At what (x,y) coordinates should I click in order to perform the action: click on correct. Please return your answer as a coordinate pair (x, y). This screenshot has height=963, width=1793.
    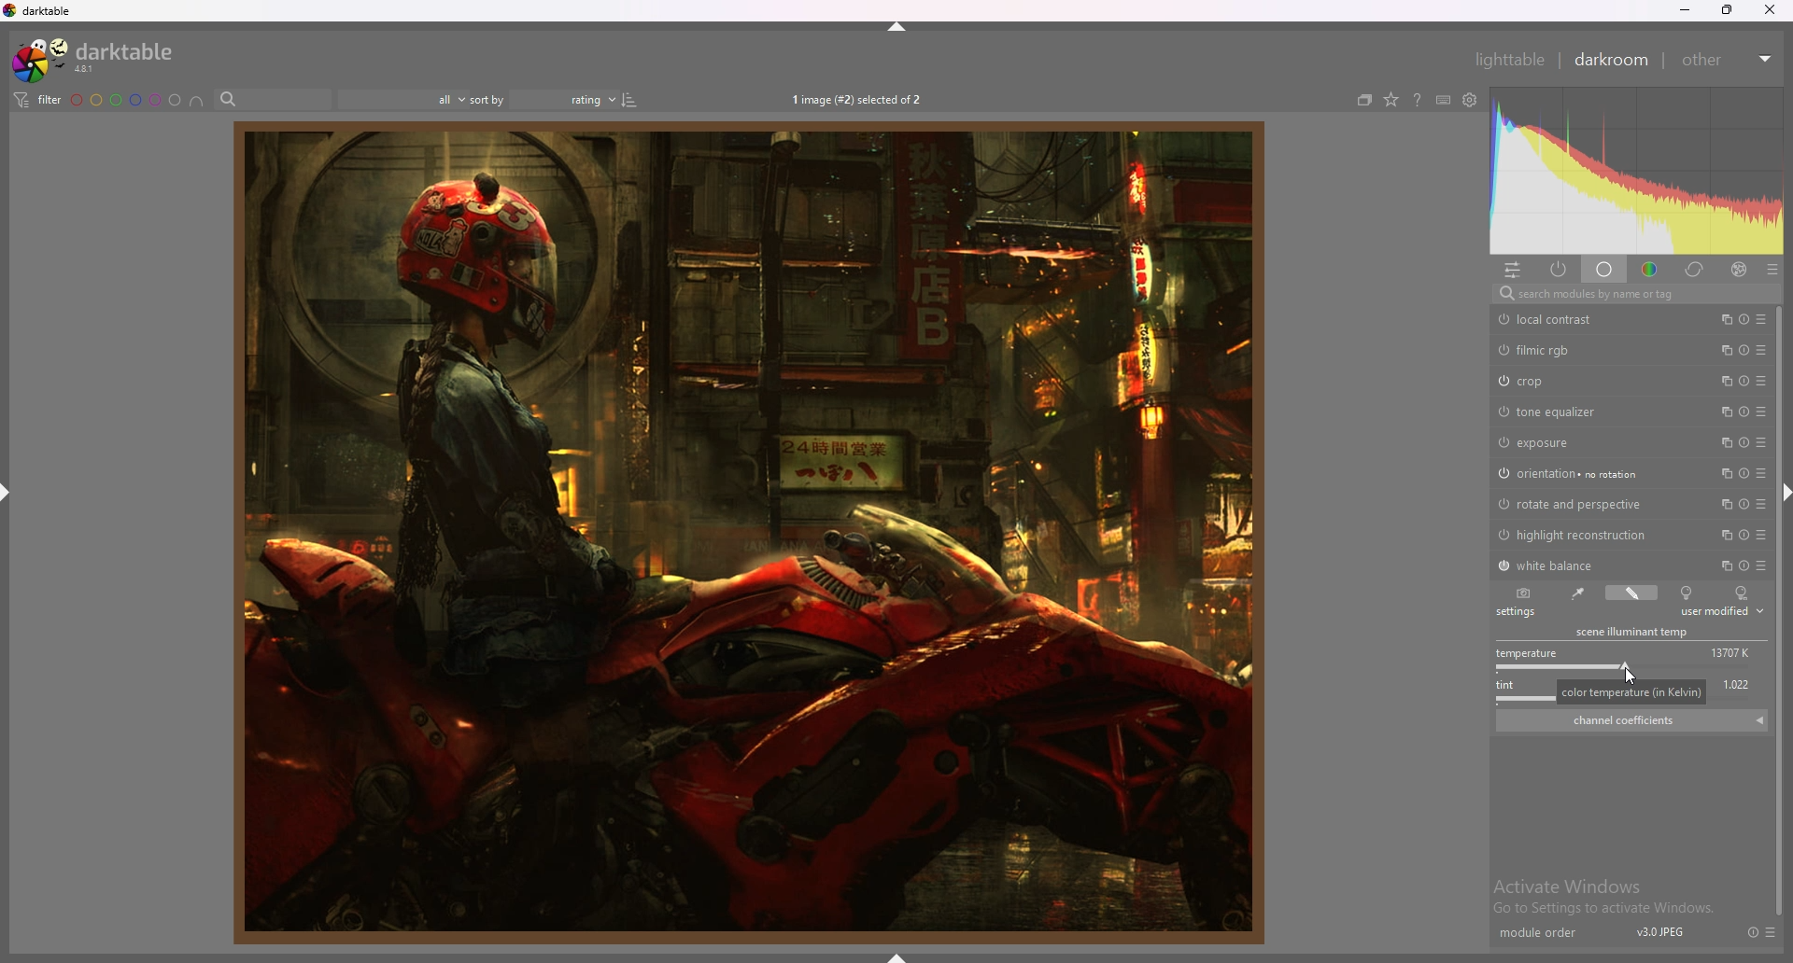
    Looking at the image, I should click on (1695, 272).